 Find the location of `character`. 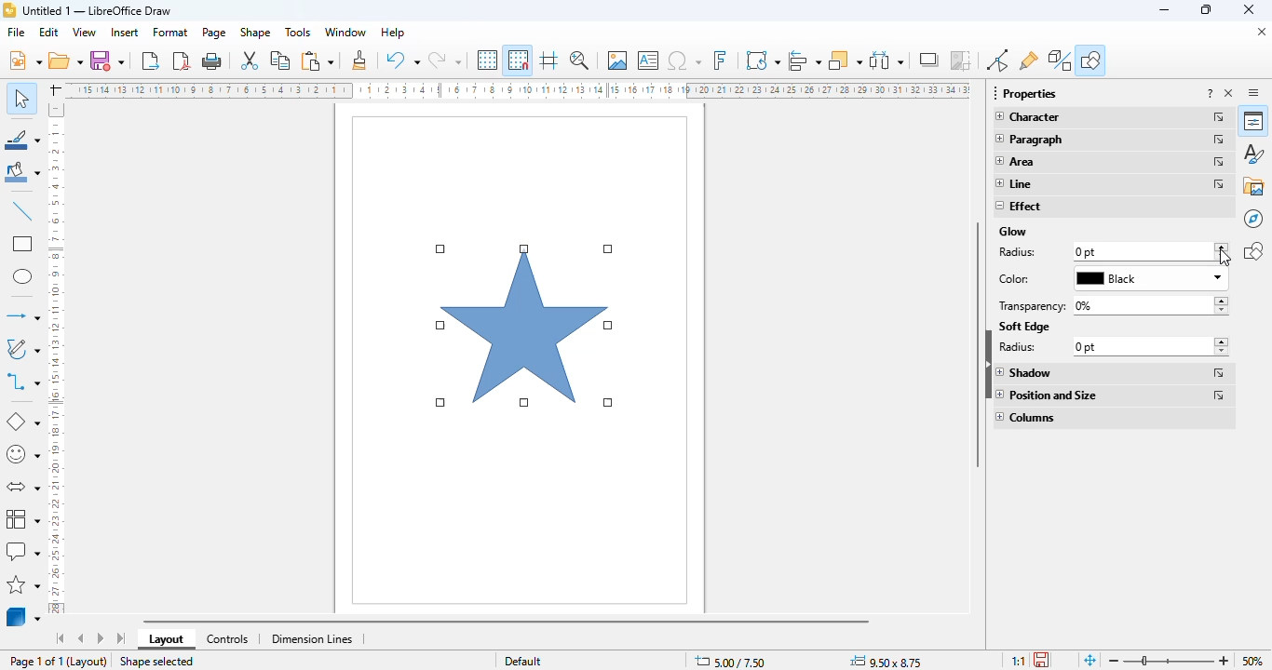

character is located at coordinates (1029, 115).